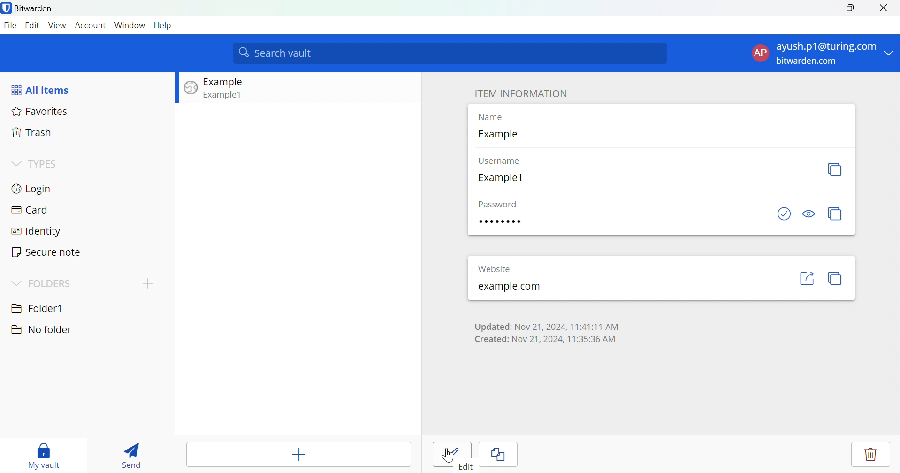  What do you see at coordinates (783, 214) in the screenshot?
I see `Check if password has been exposed.` at bounding box center [783, 214].